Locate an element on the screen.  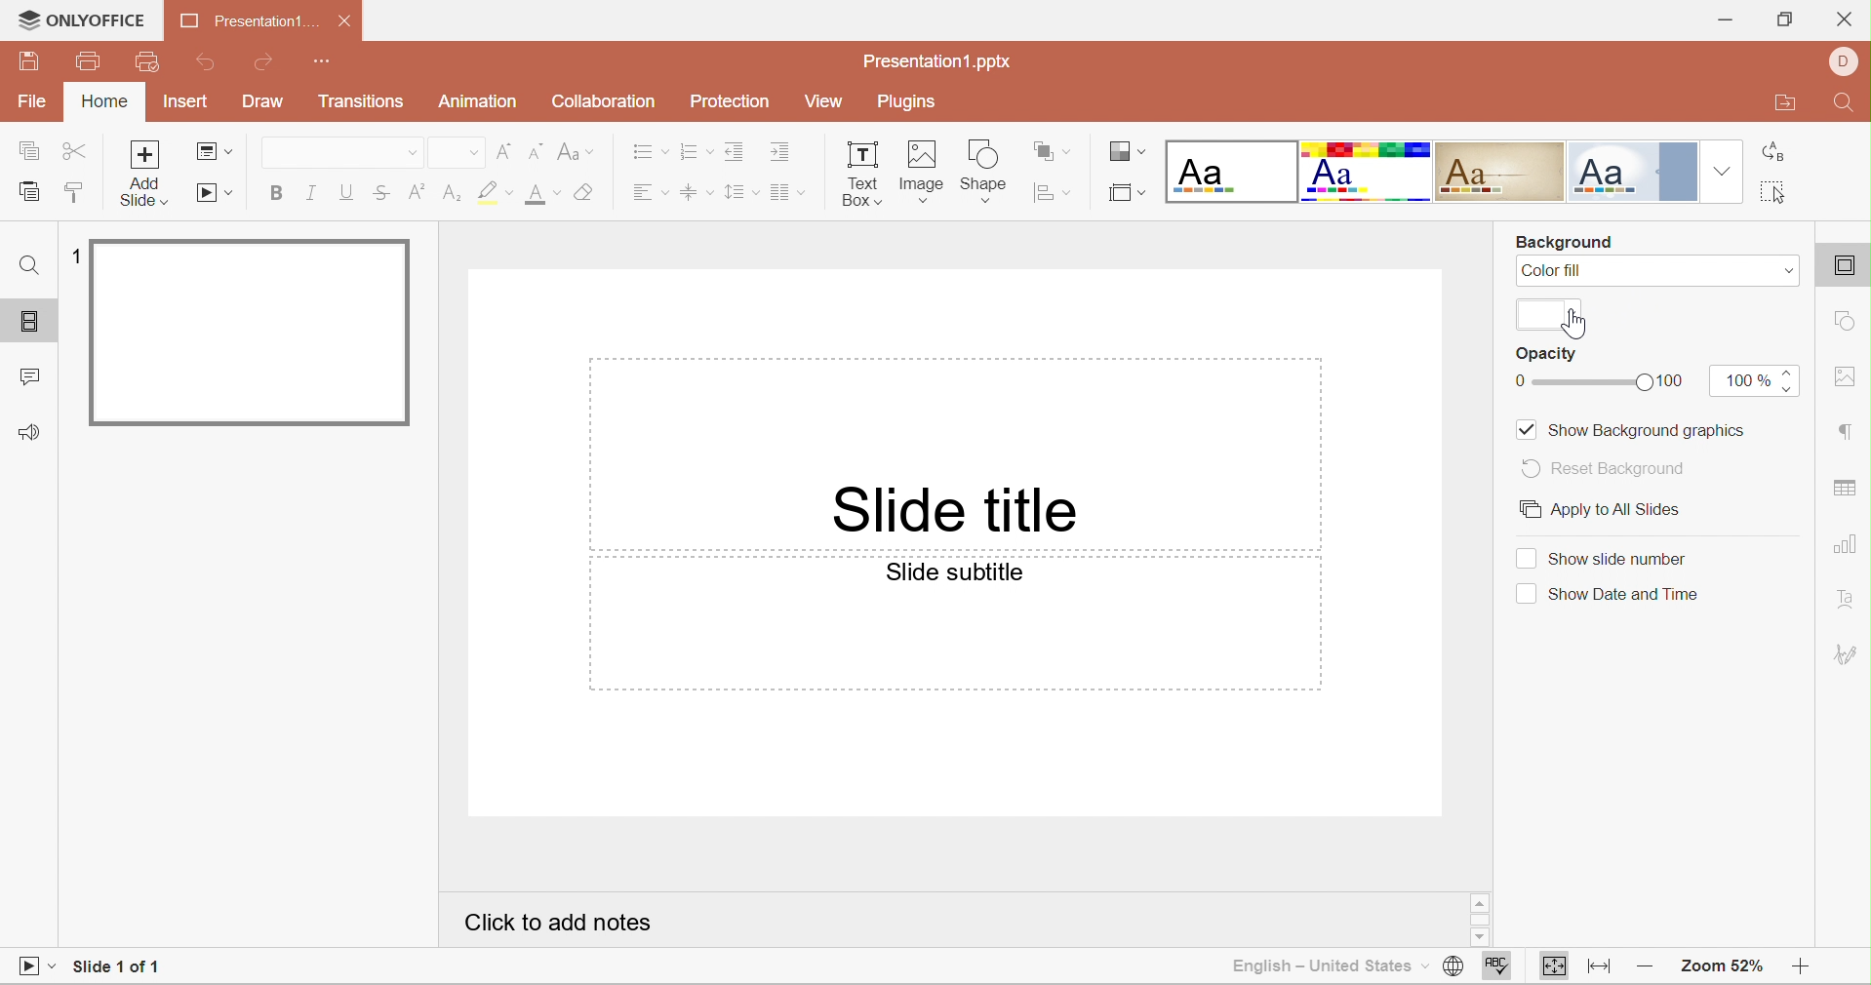
Bullets is located at coordinates (651, 150).